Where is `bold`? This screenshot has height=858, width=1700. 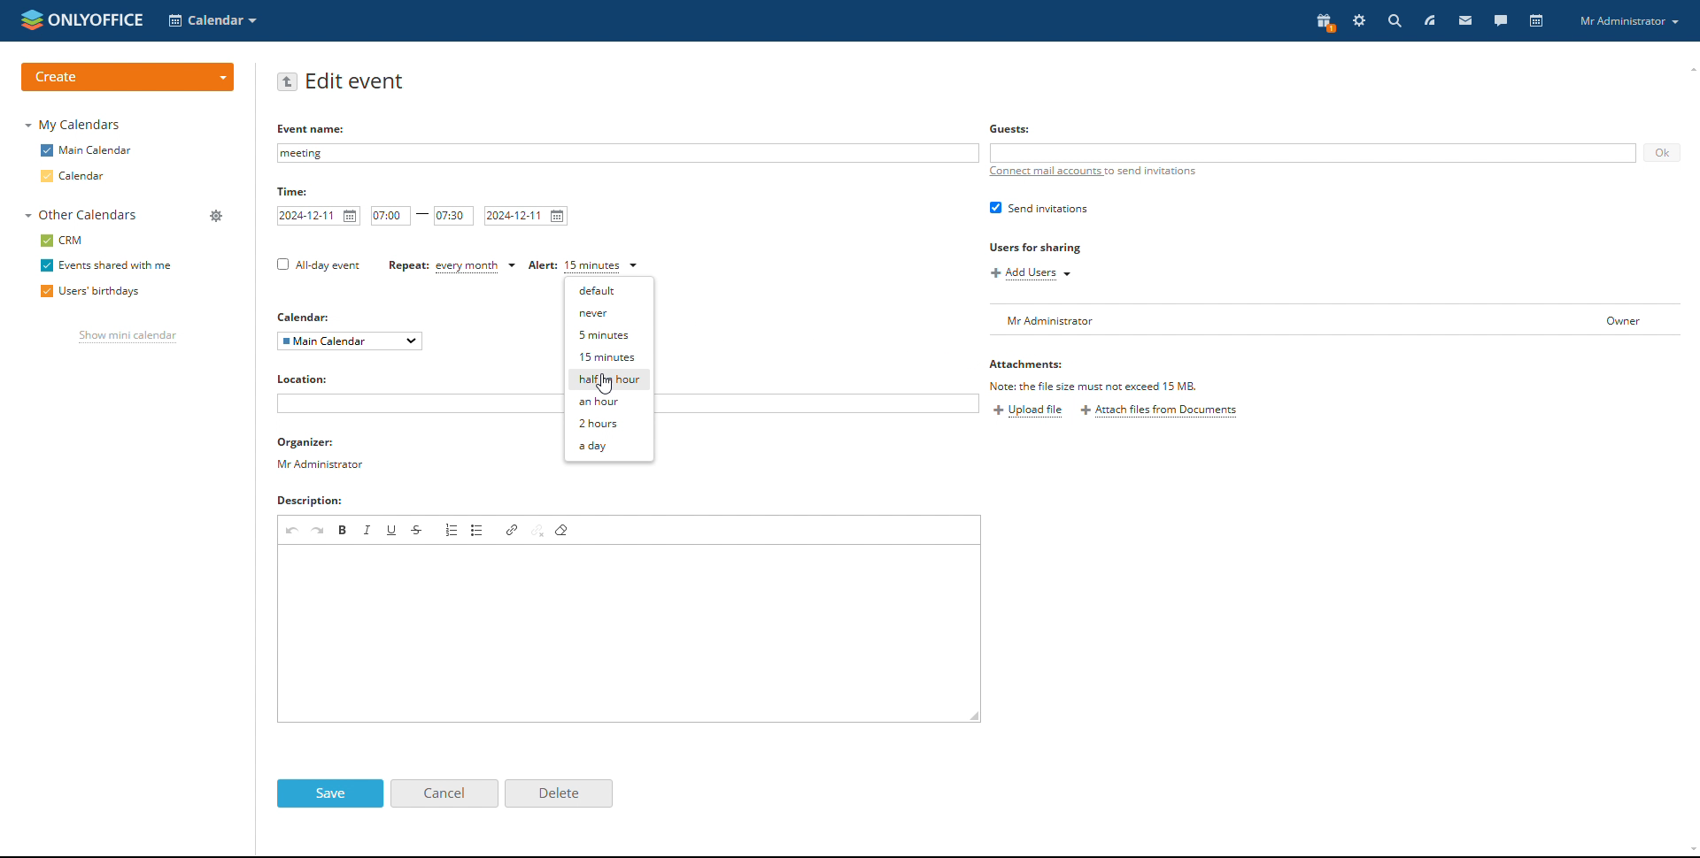 bold is located at coordinates (344, 530).